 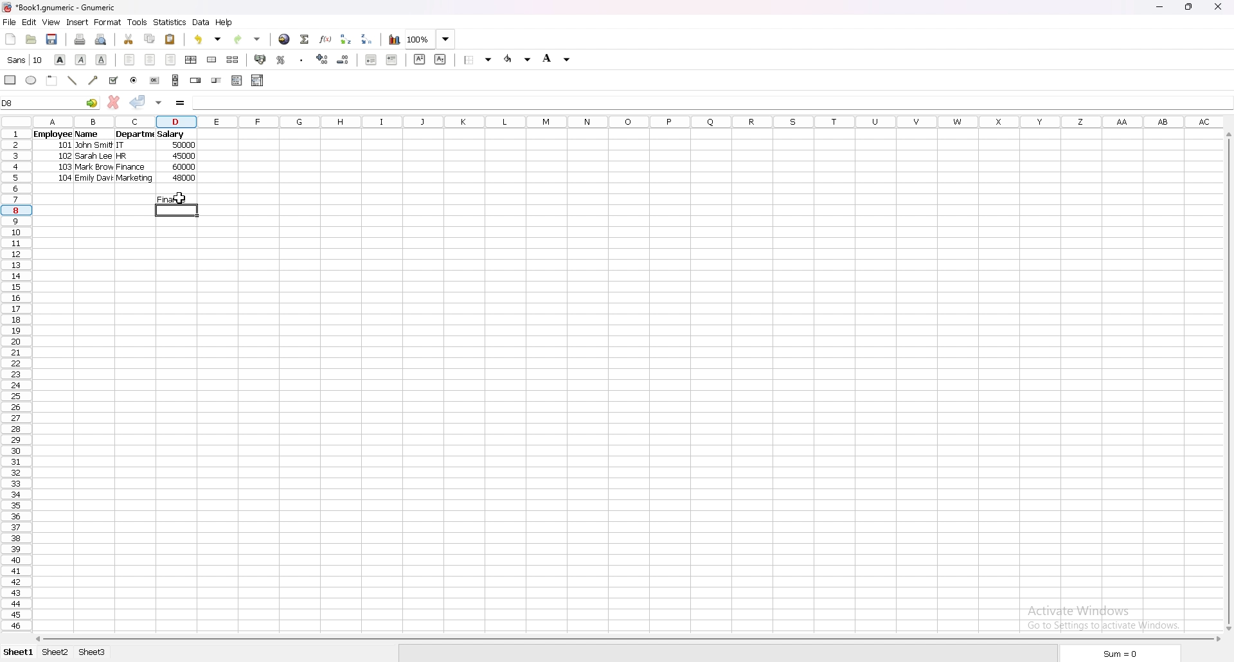 I want to click on 103, so click(x=66, y=168).